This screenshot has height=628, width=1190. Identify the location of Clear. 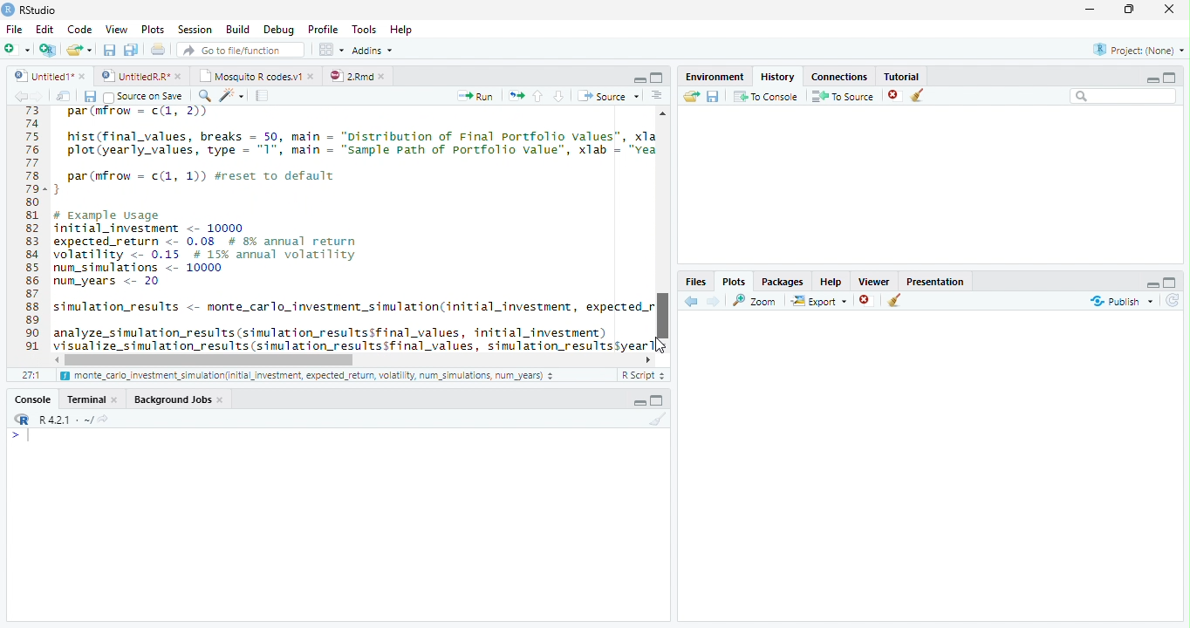
(655, 420).